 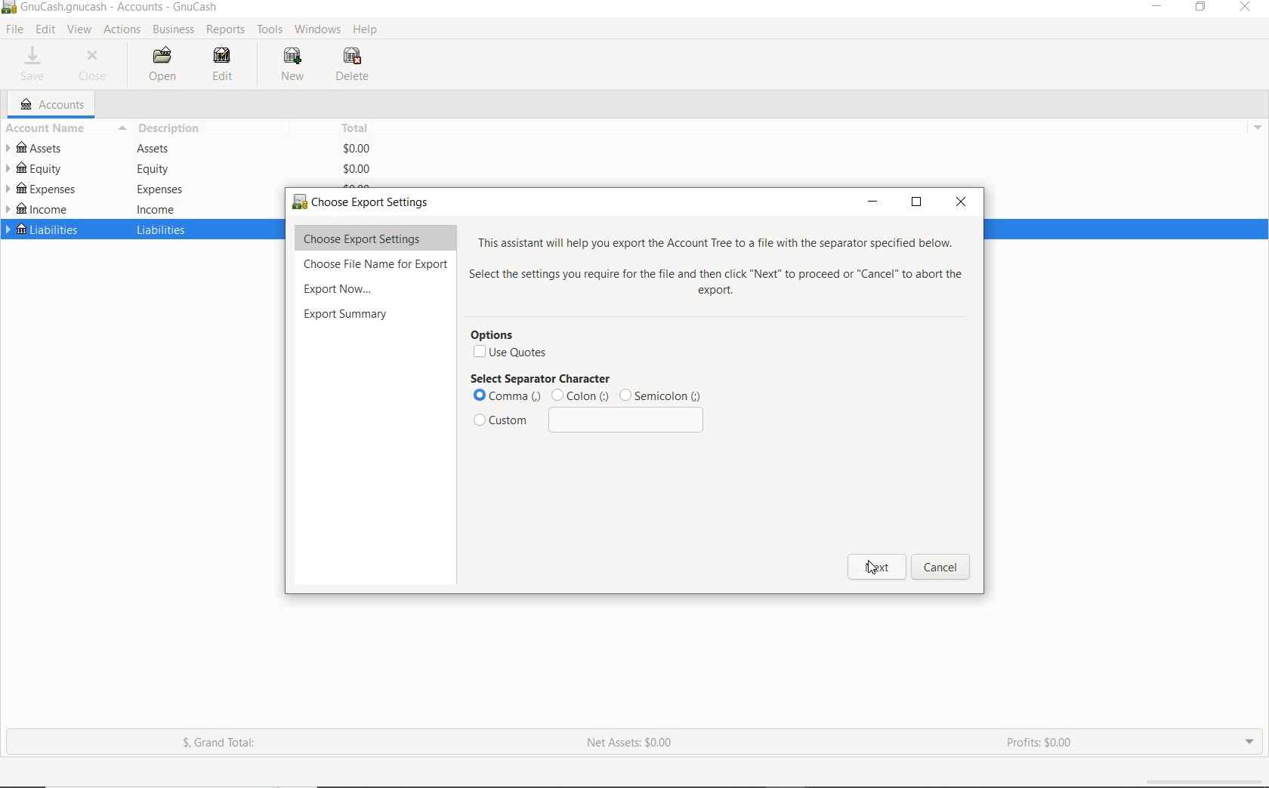 What do you see at coordinates (115, 8) in the screenshot?
I see `SYSTEM NAME` at bounding box center [115, 8].